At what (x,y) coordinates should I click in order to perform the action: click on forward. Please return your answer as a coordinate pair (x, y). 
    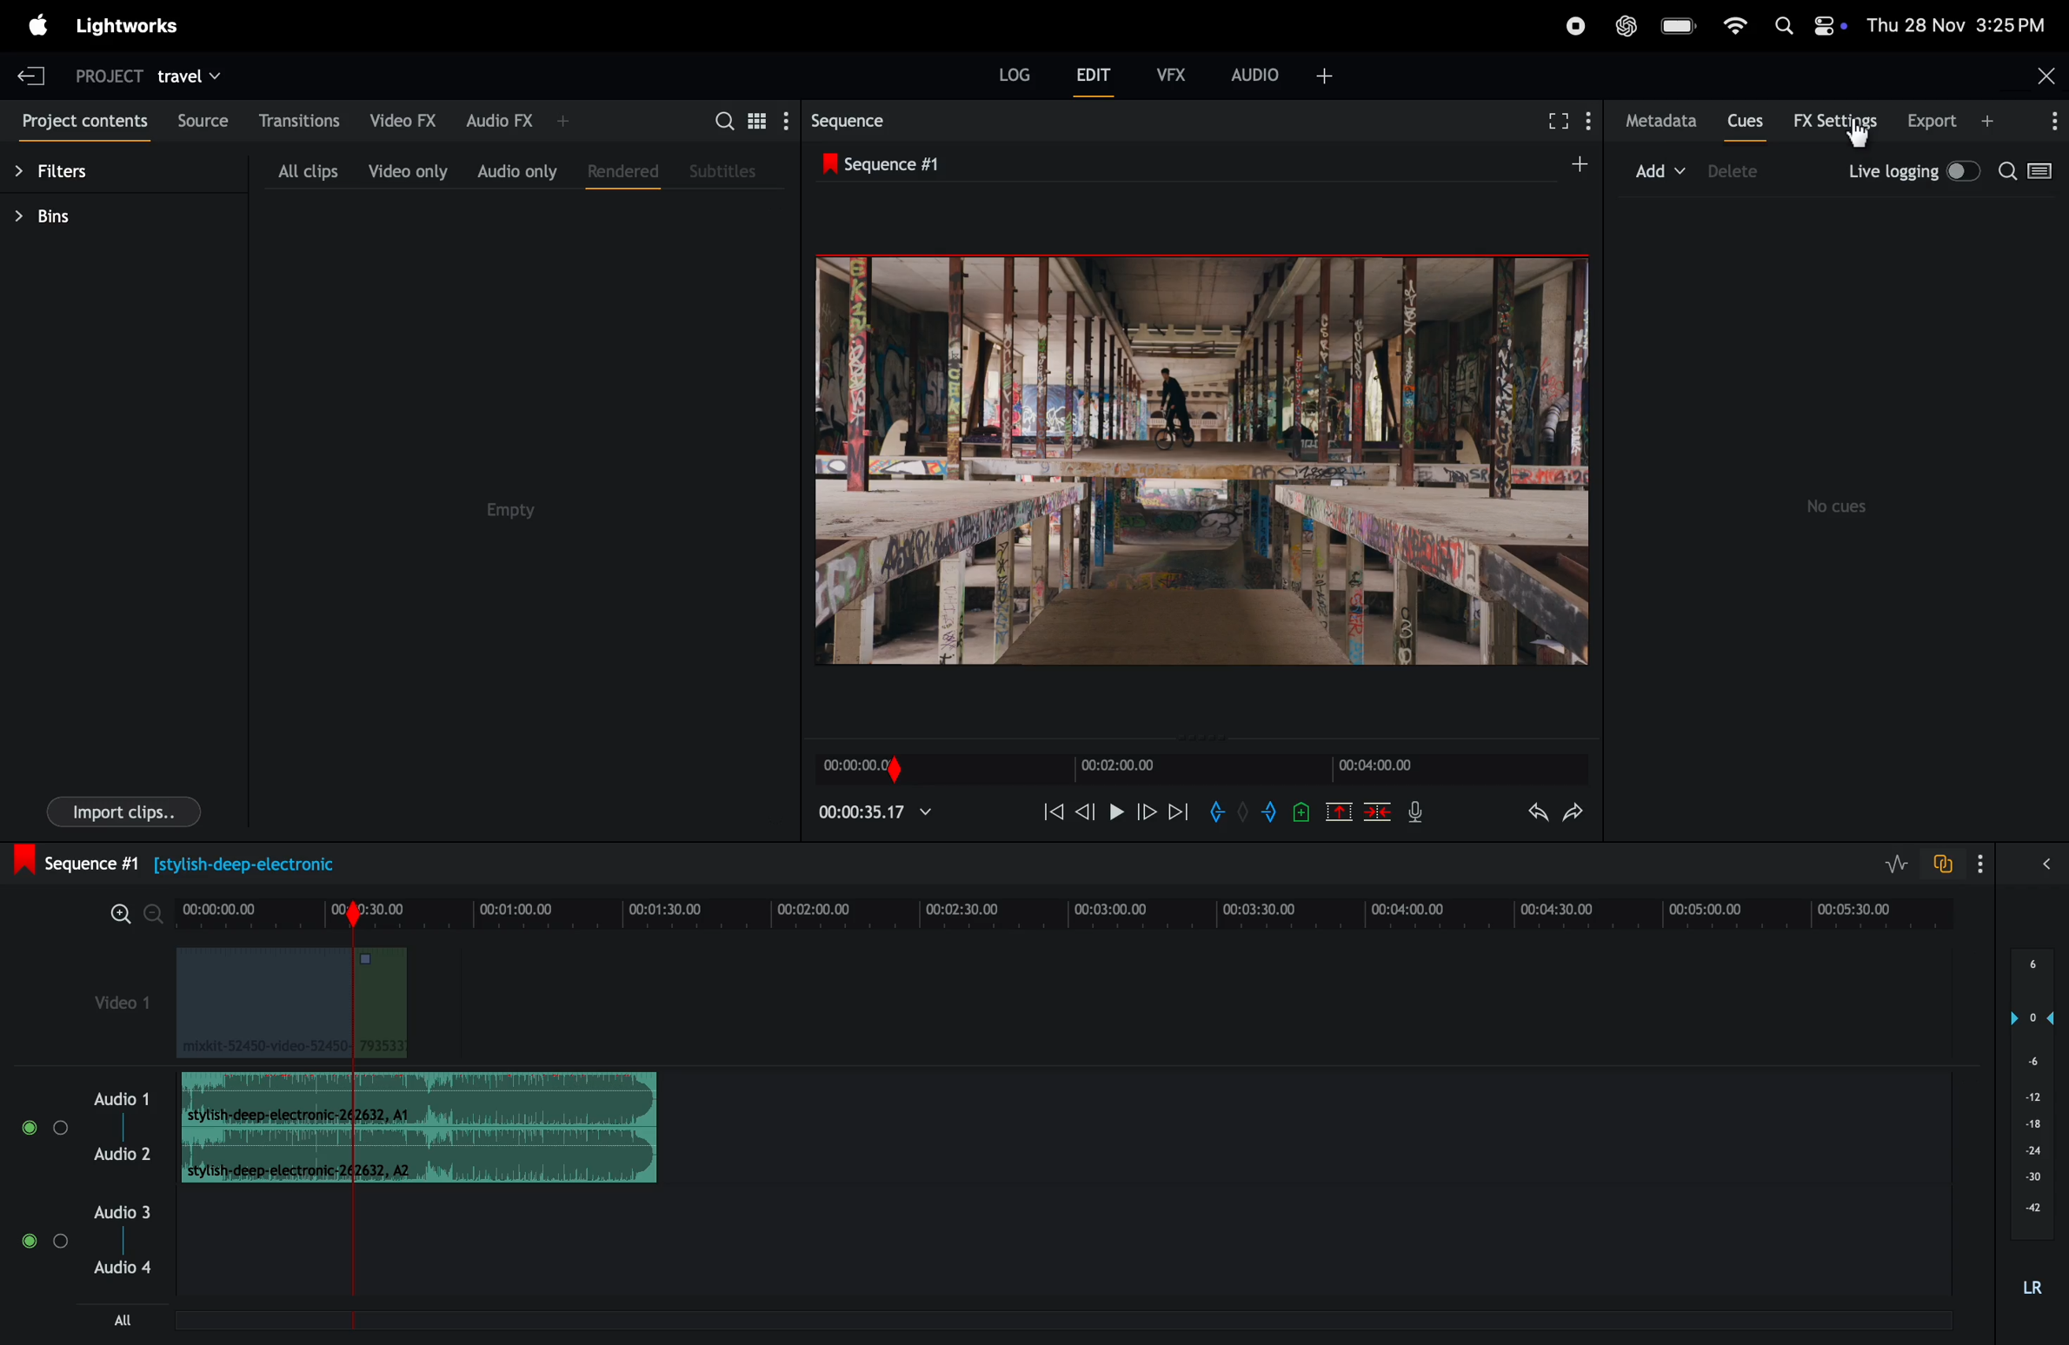
    Looking at the image, I should click on (1179, 815).